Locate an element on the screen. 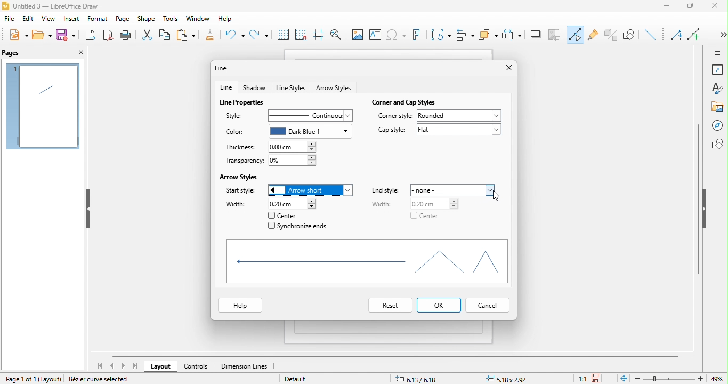 The width and height of the screenshot is (728, 384). crop image is located at coordinates (556, 34).